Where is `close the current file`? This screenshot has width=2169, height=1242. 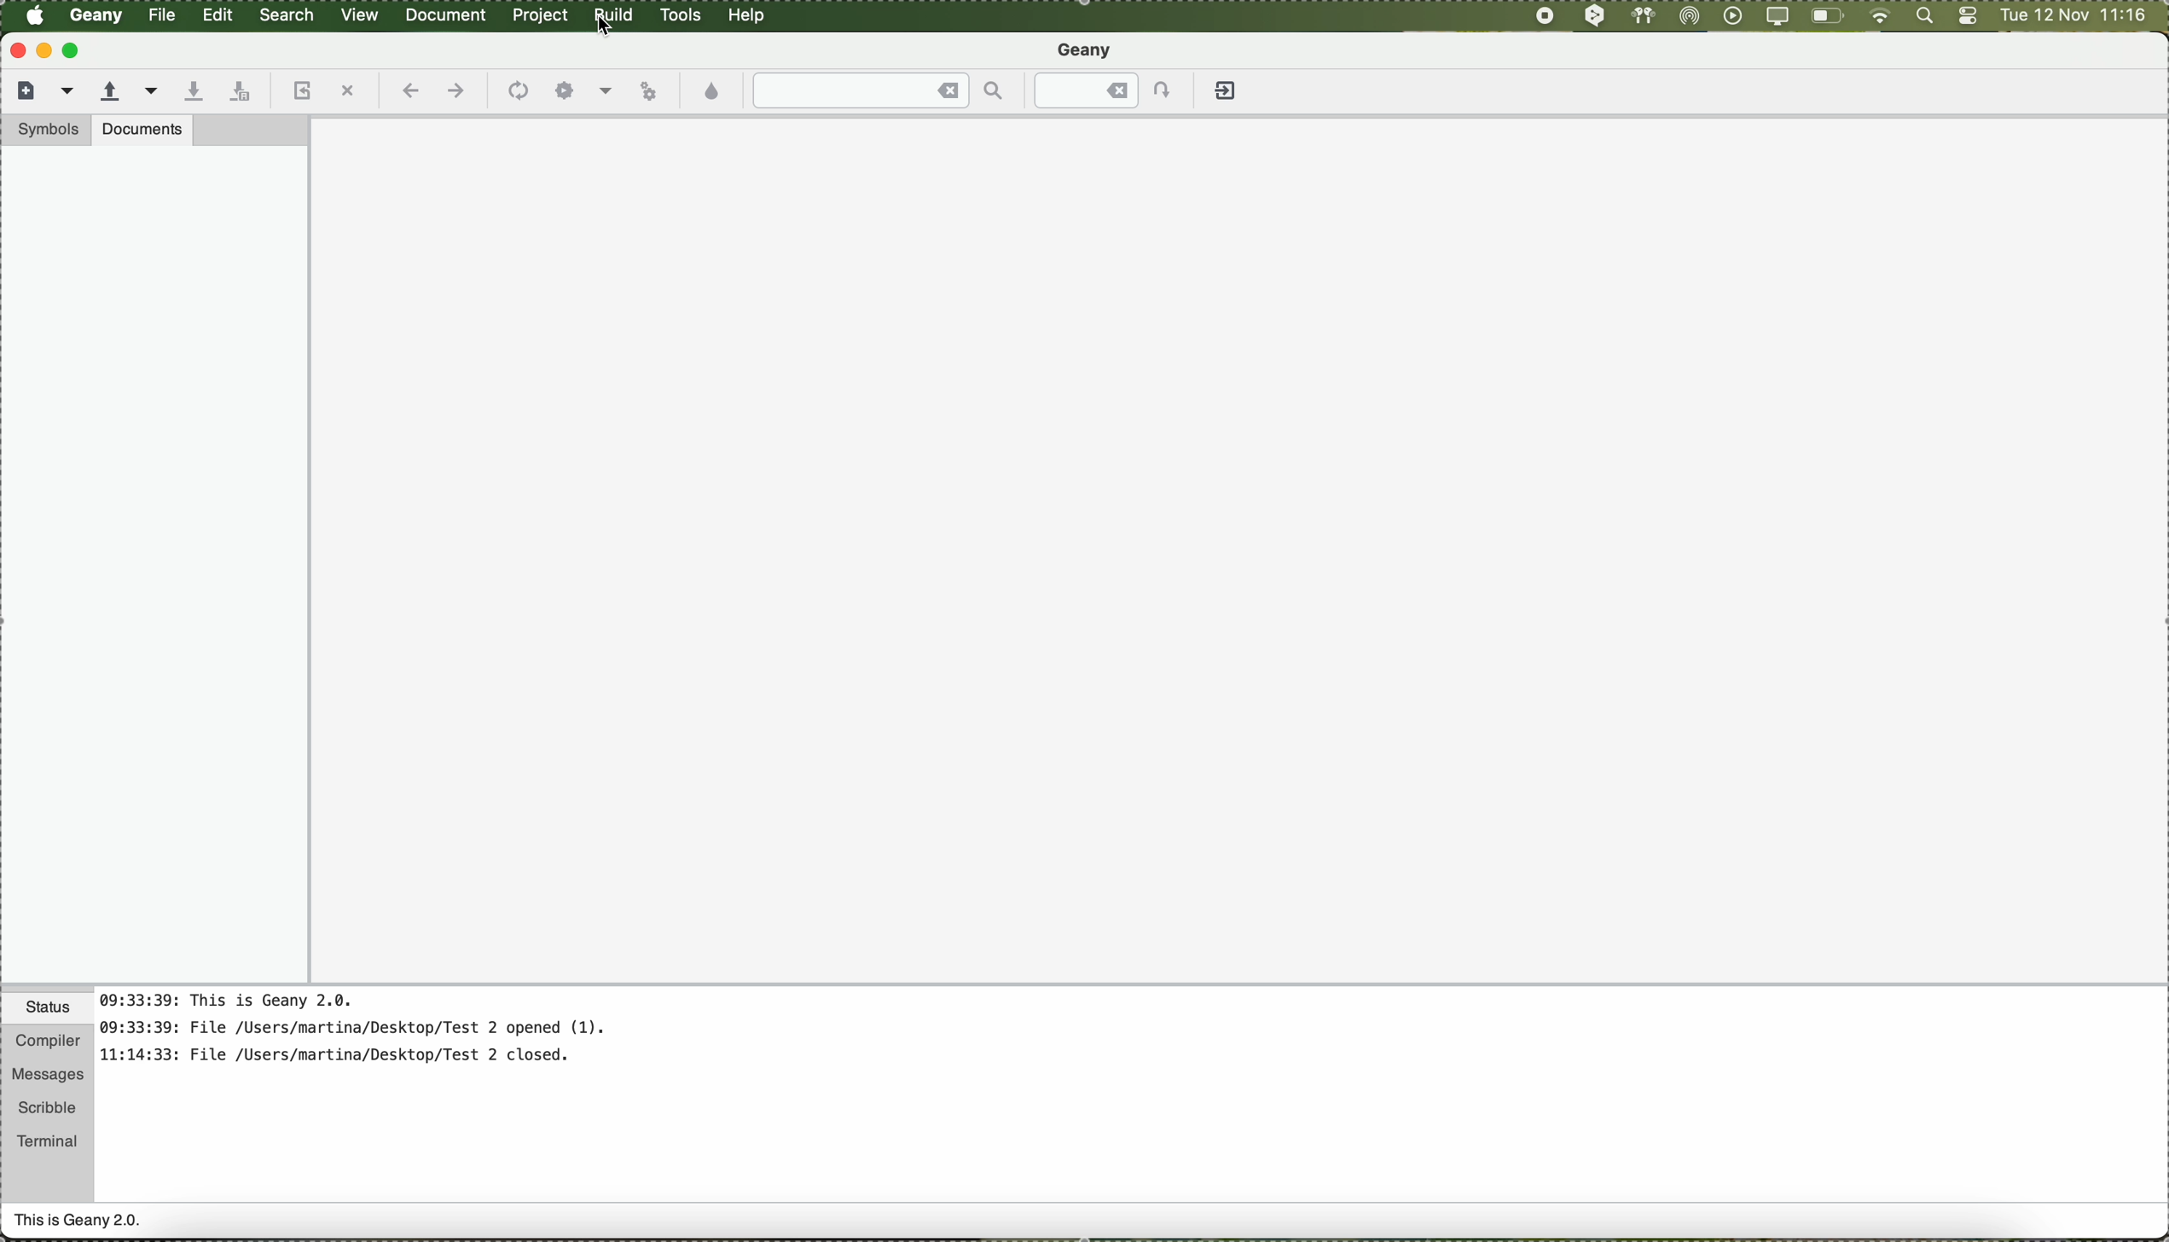 close the current file is located at coordinates (347, 92).